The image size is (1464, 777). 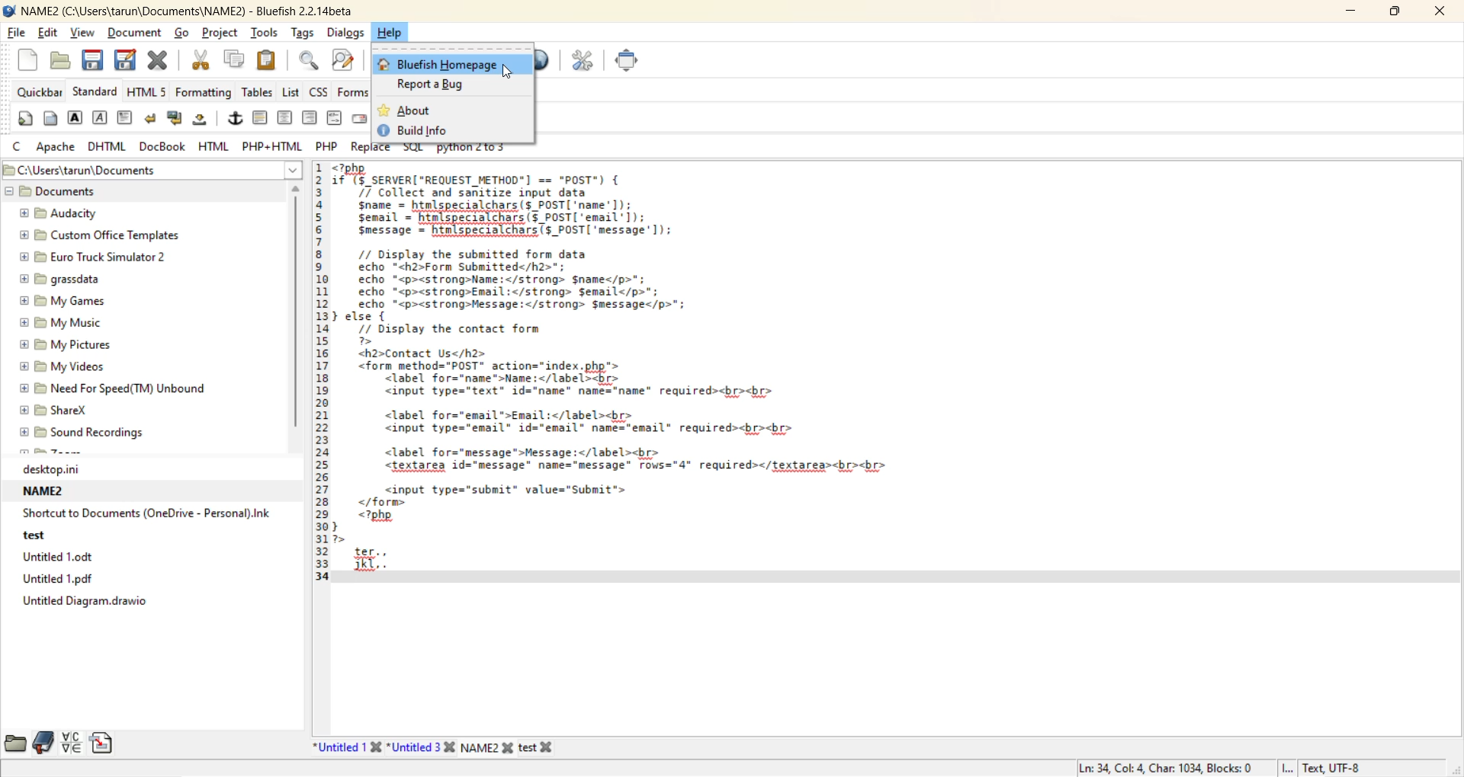 What do you see at coordinates (54, 120) in the screenshot?
I see `body` at bounding box center [54, 120].